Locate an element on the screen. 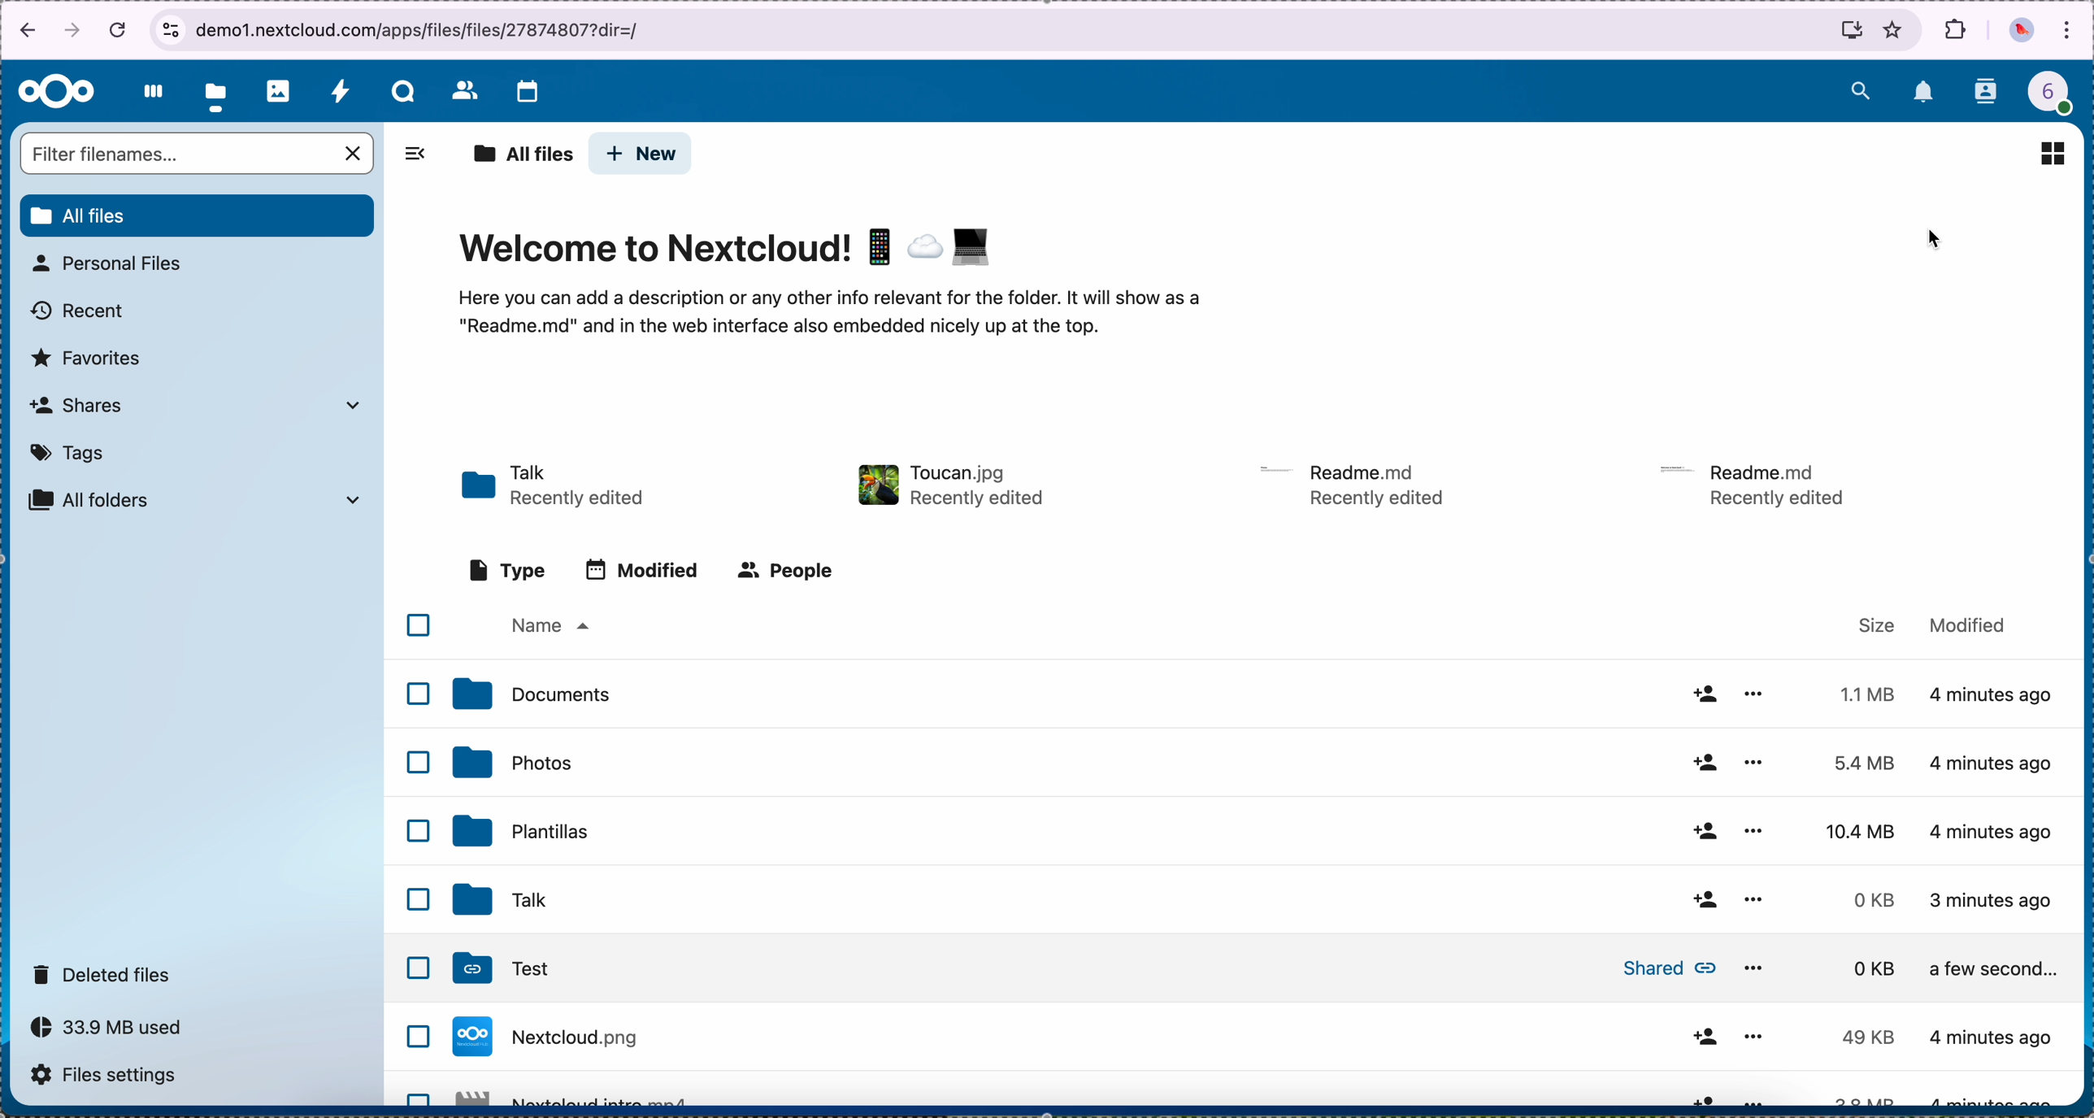 This screenshot has height=1118, width=2094. URL is located at coordinates (427, 29).